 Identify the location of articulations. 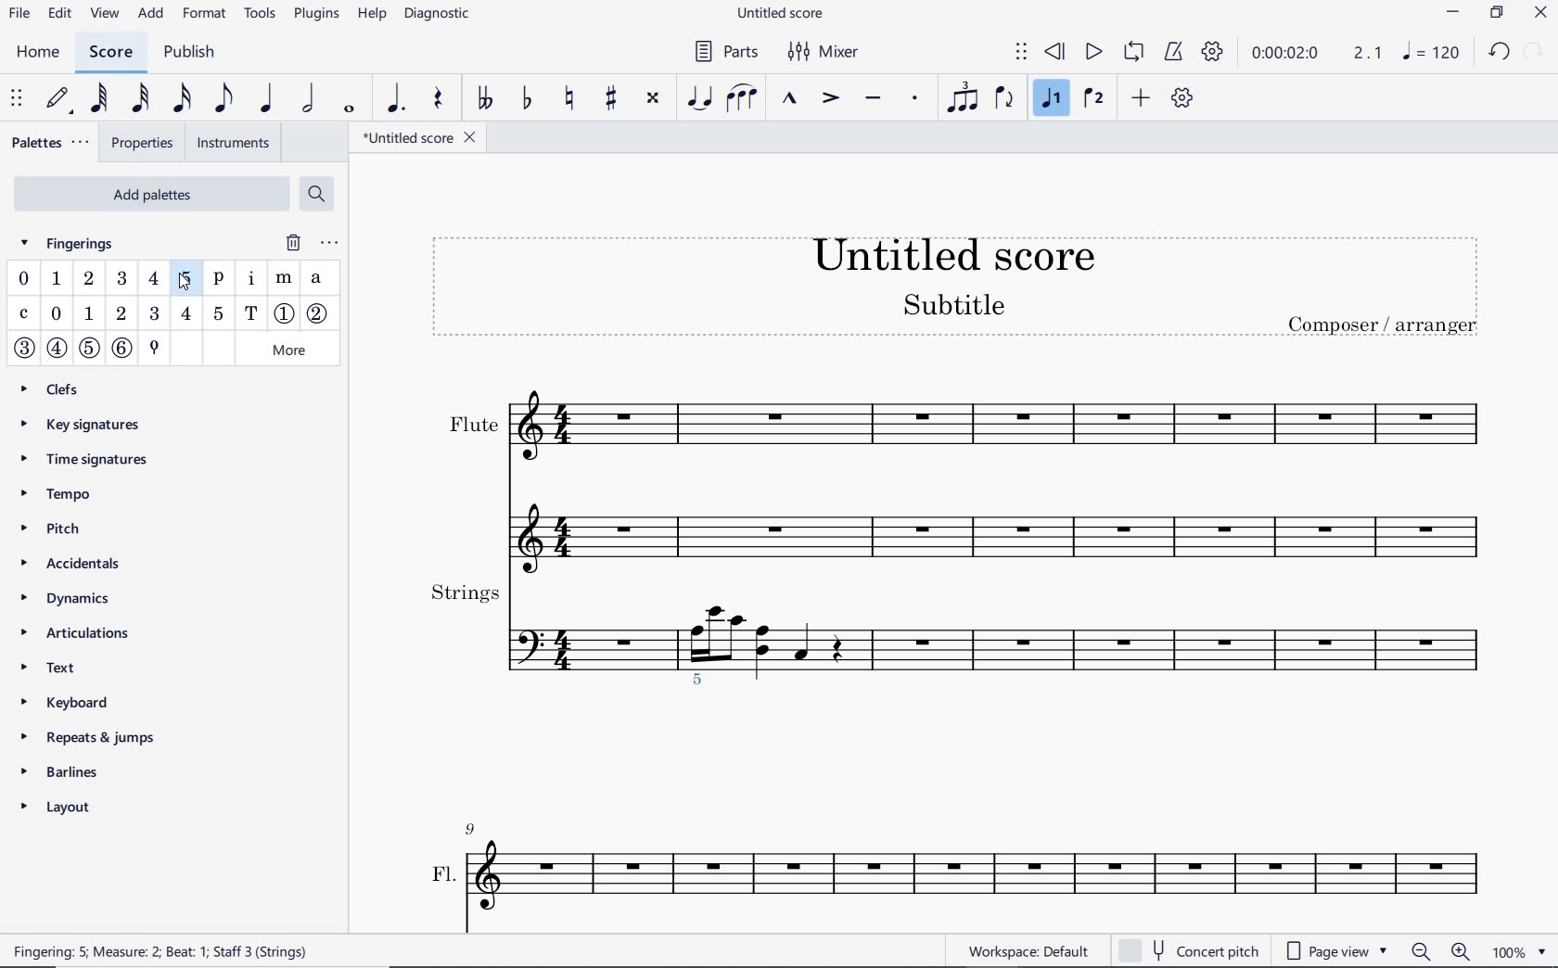
(84, 630).